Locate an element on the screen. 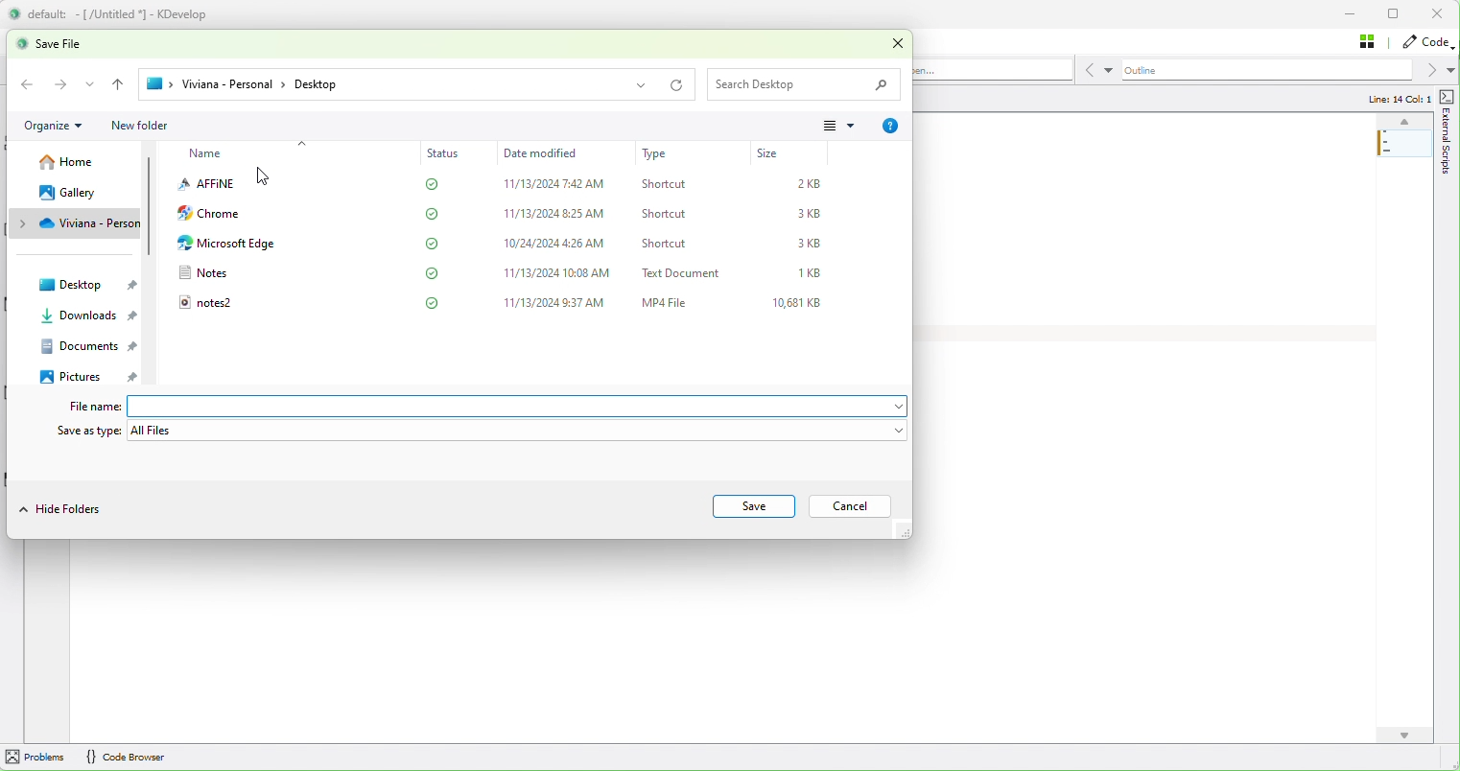 This screenshot has width=1460, height=771. Microsoft Edge is located at coordinates (225, 244).